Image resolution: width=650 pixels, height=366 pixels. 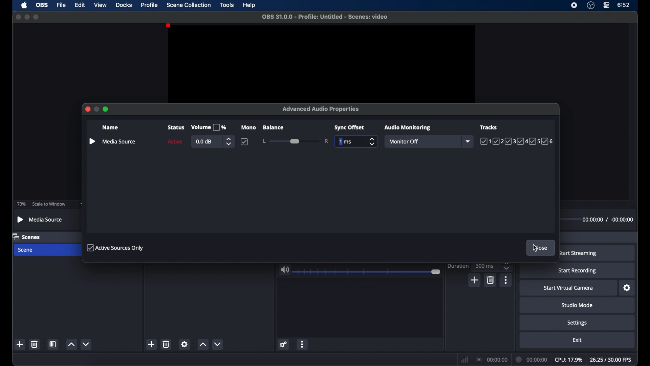 I want to click on time, so click(x=624, y=5).